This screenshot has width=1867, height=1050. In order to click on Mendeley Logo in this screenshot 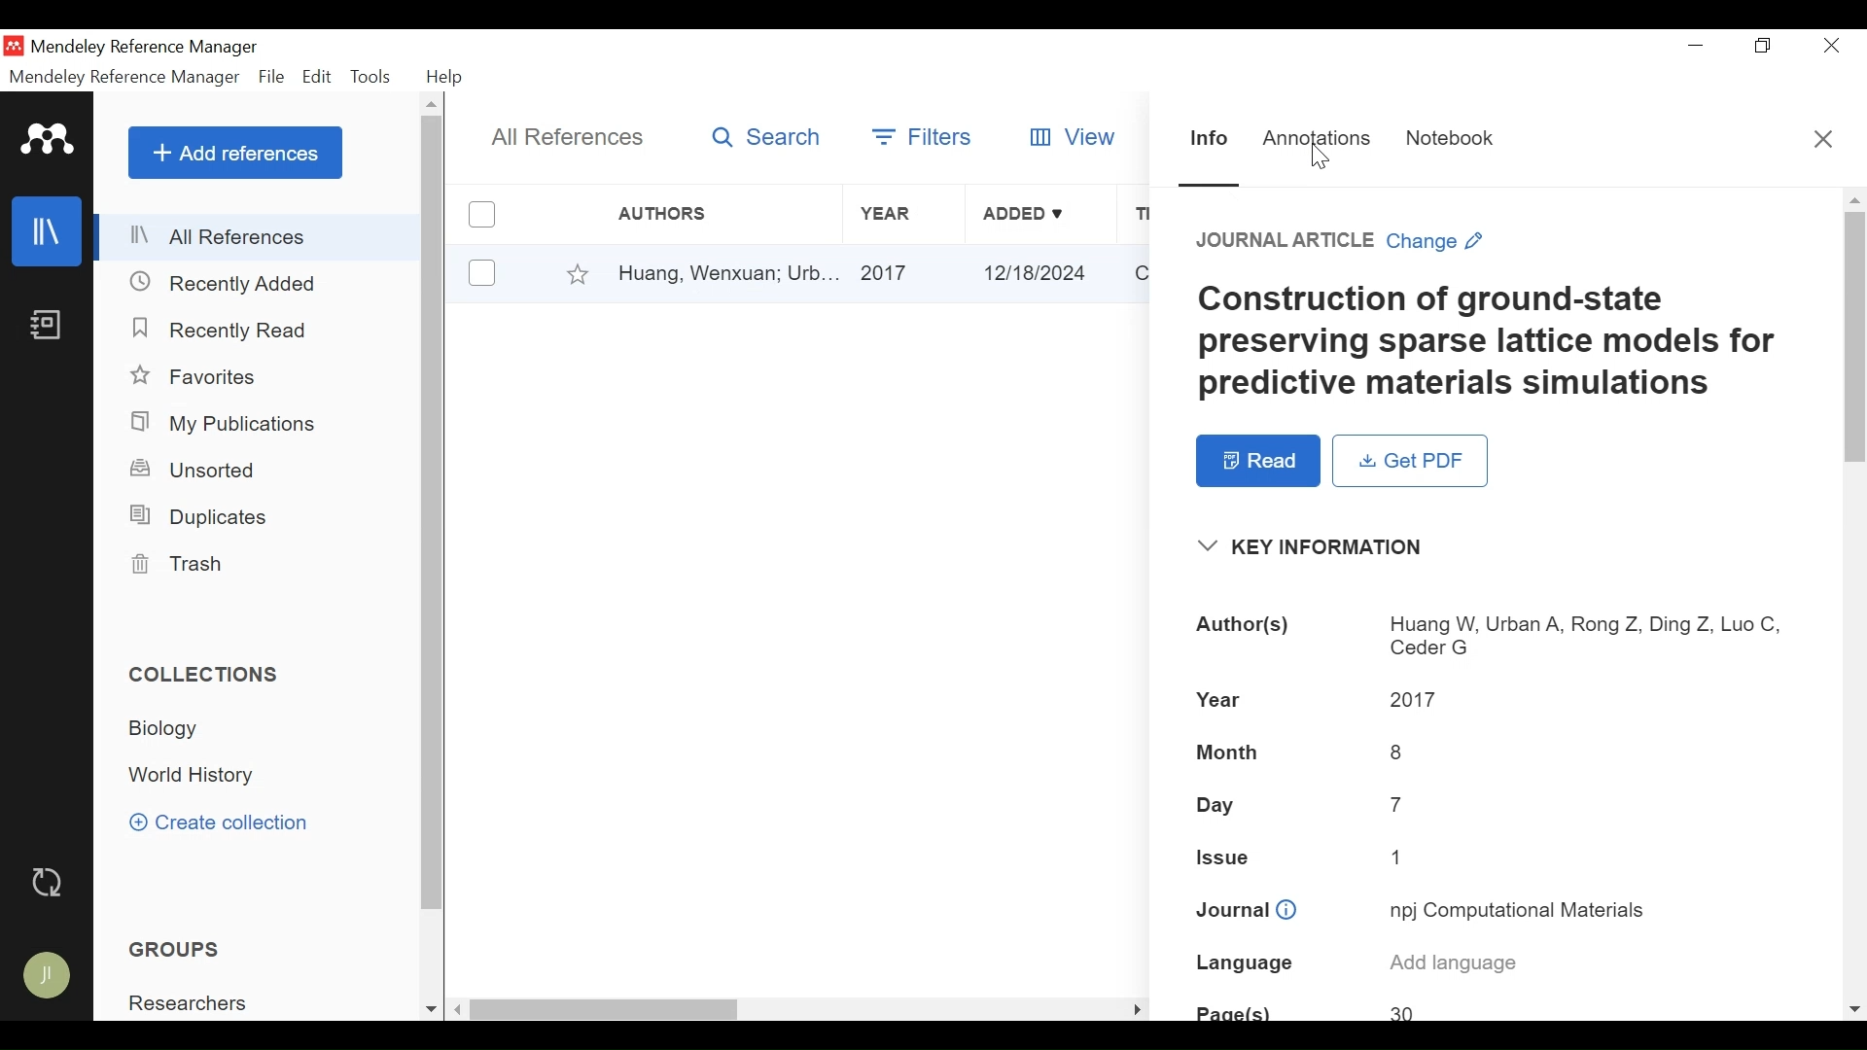, I will do `click(49, 139)`.